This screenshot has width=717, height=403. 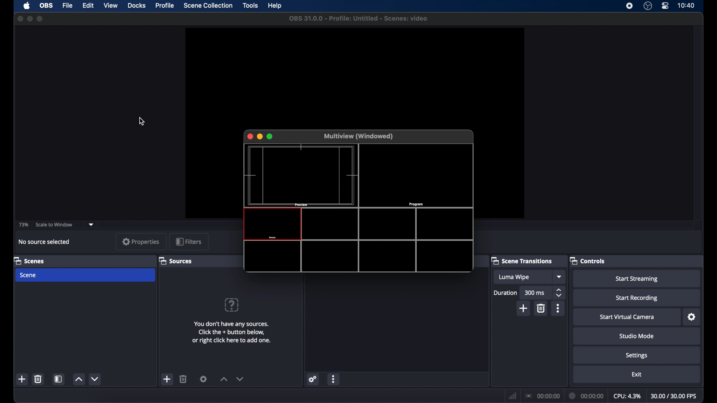 What do you see at coordinates (38, 379) in the screenshot?
I see `delete` at bounding box center [38, 379].